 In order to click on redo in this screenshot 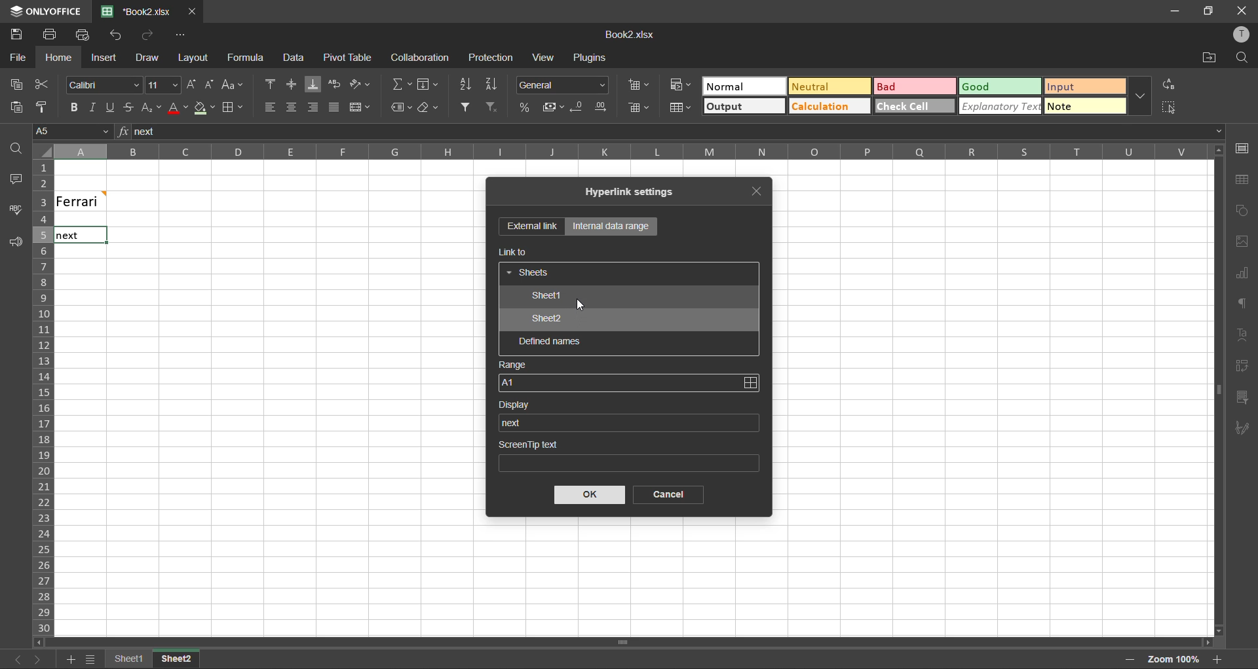, I will do `click(149, 35)`.